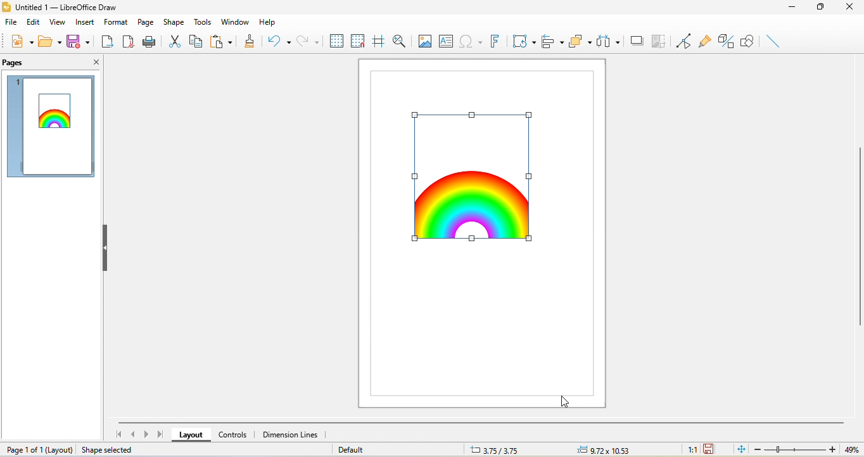  What do you see at coordinates (234, 434) in the screenshot?
I see `controls` at bounding box center [234, 434].